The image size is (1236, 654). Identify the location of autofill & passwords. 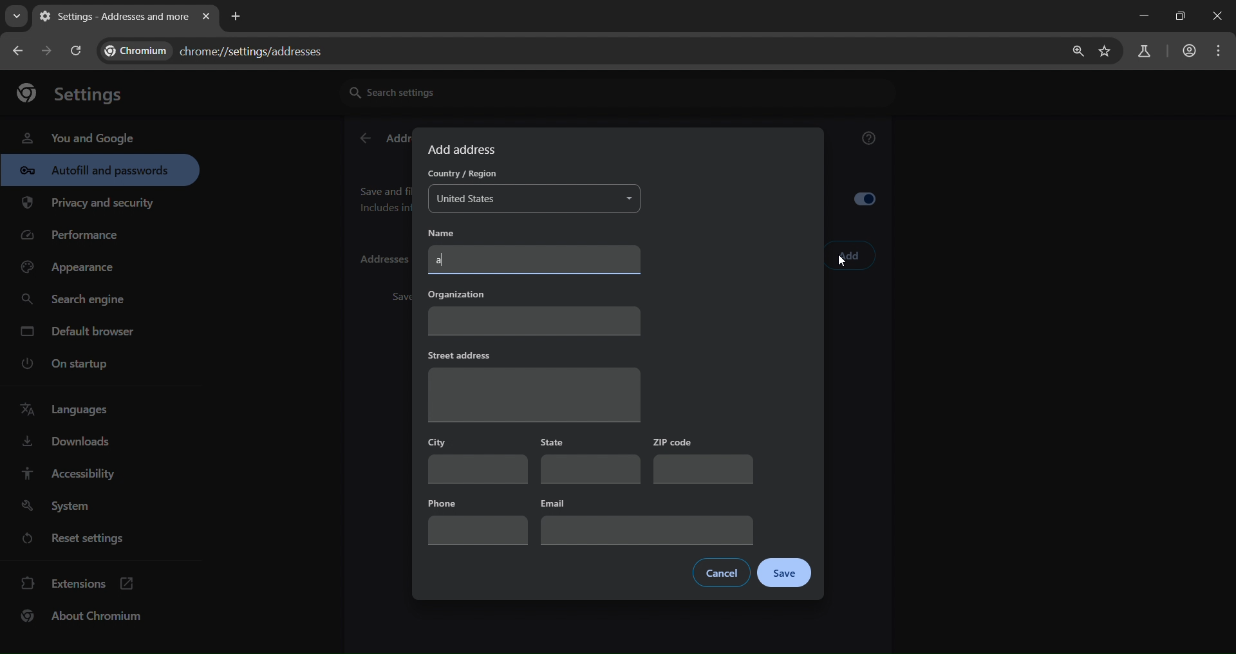
(100, 170).